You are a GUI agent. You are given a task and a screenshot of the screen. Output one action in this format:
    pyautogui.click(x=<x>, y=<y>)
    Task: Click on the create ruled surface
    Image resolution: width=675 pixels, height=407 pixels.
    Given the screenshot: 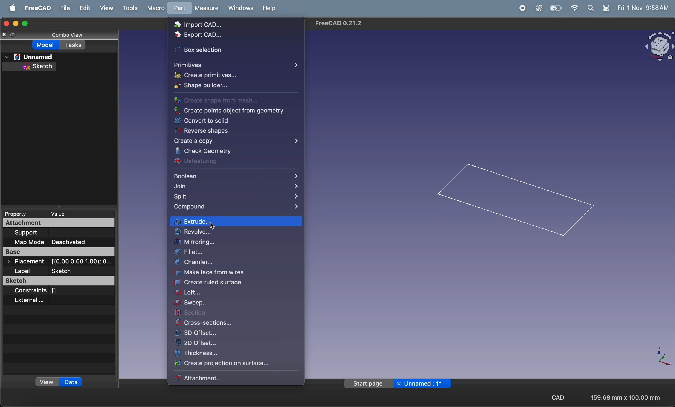 What is the action you would take?
    pyautogui.click(x=239, y=283)
    